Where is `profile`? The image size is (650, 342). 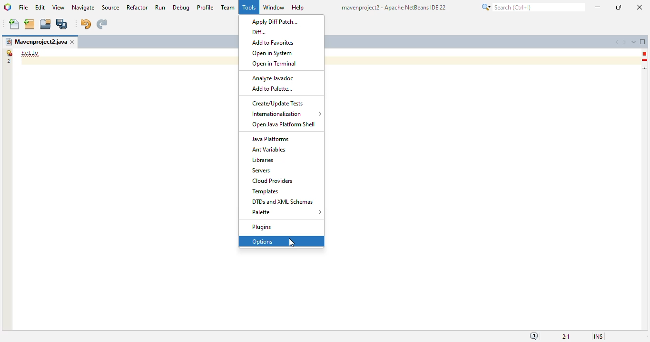 profile is located at coordinates (206, 7).